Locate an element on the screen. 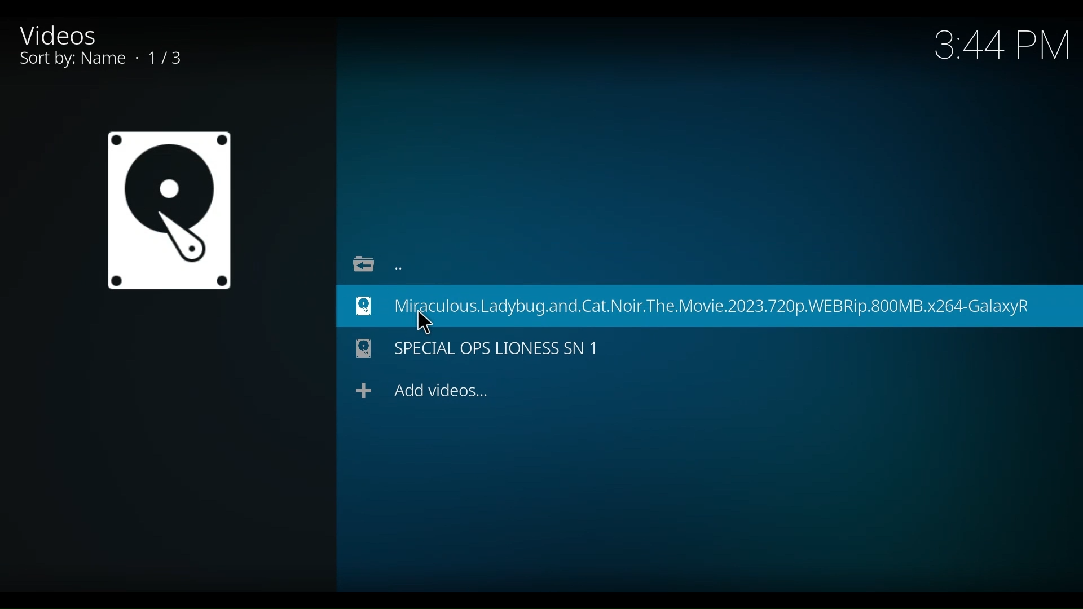 This screenshot has width=1083, height=609. Movie File is located at coordinates (709, 305).